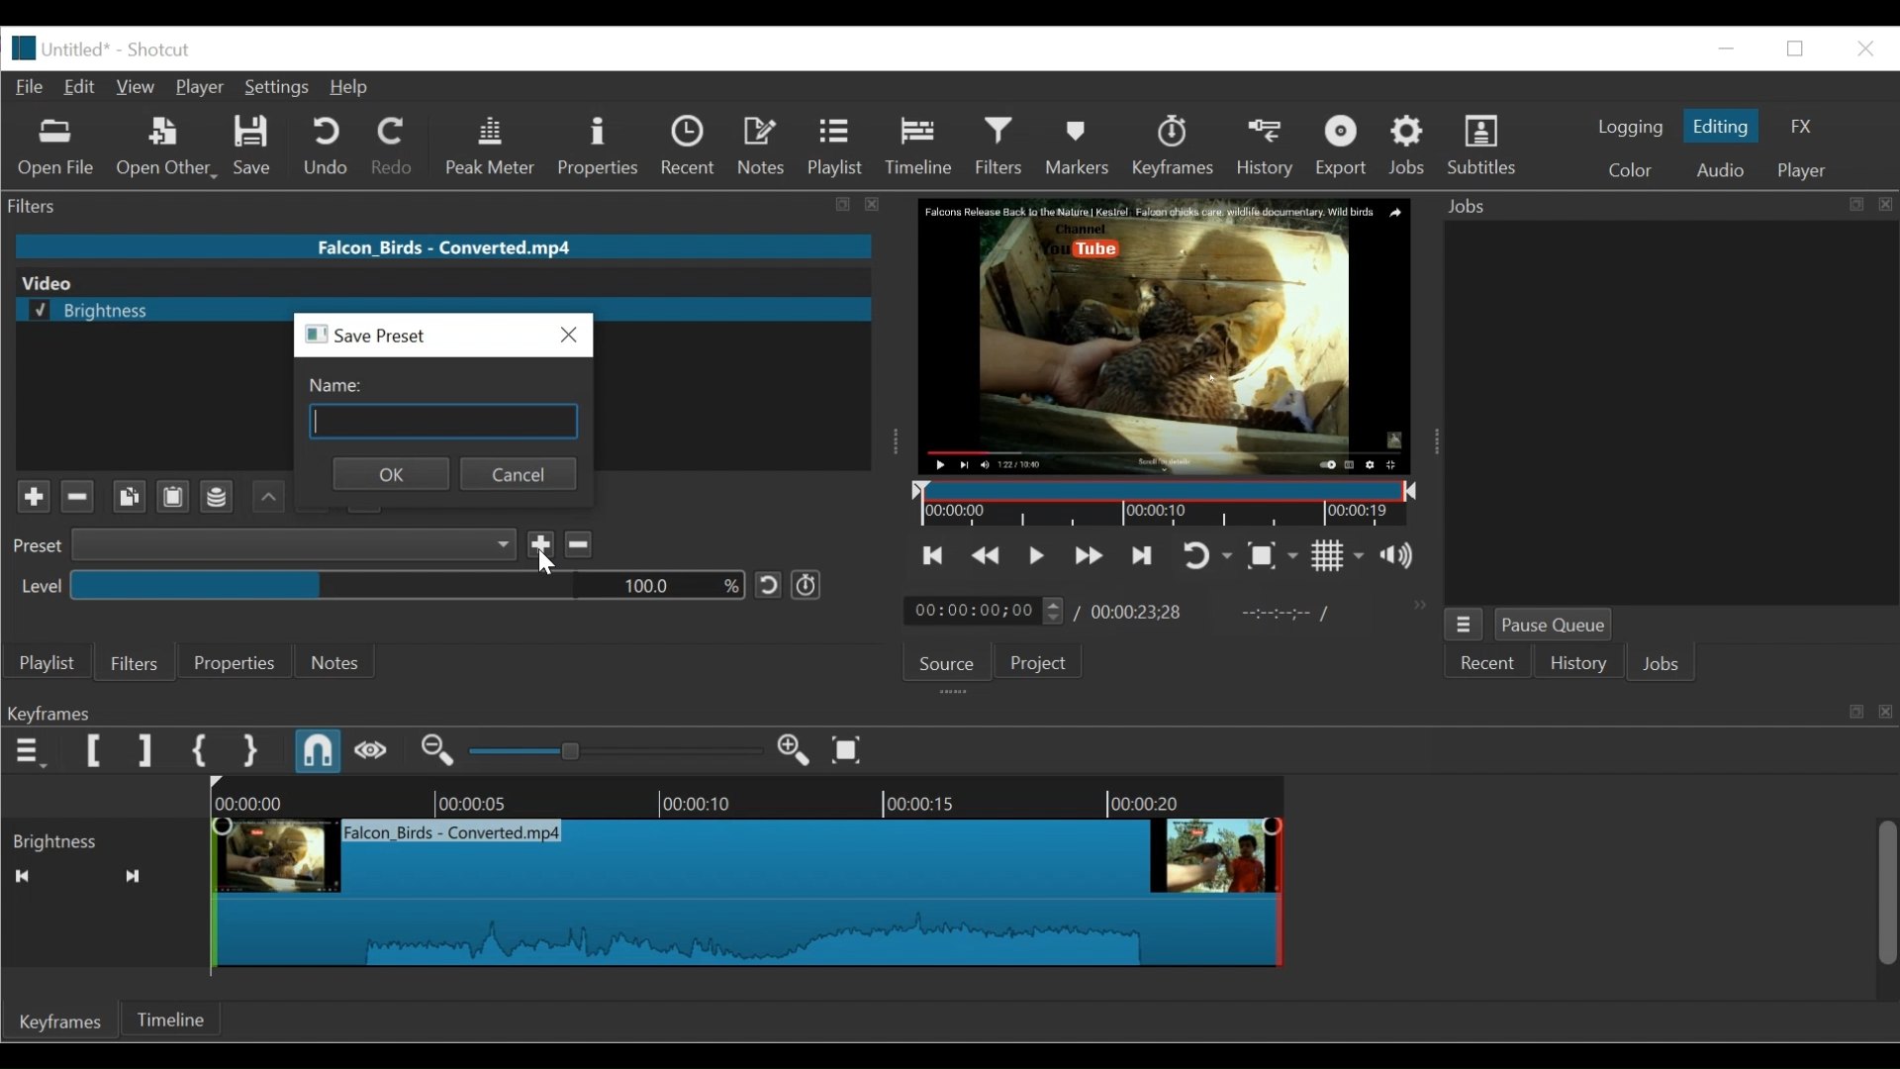 Image resolution: width=1900 pixels, height=1069 pixels. Describe the element at coordinates (984, 554) in the screenshot. I see `Play backward quickly` at that location.